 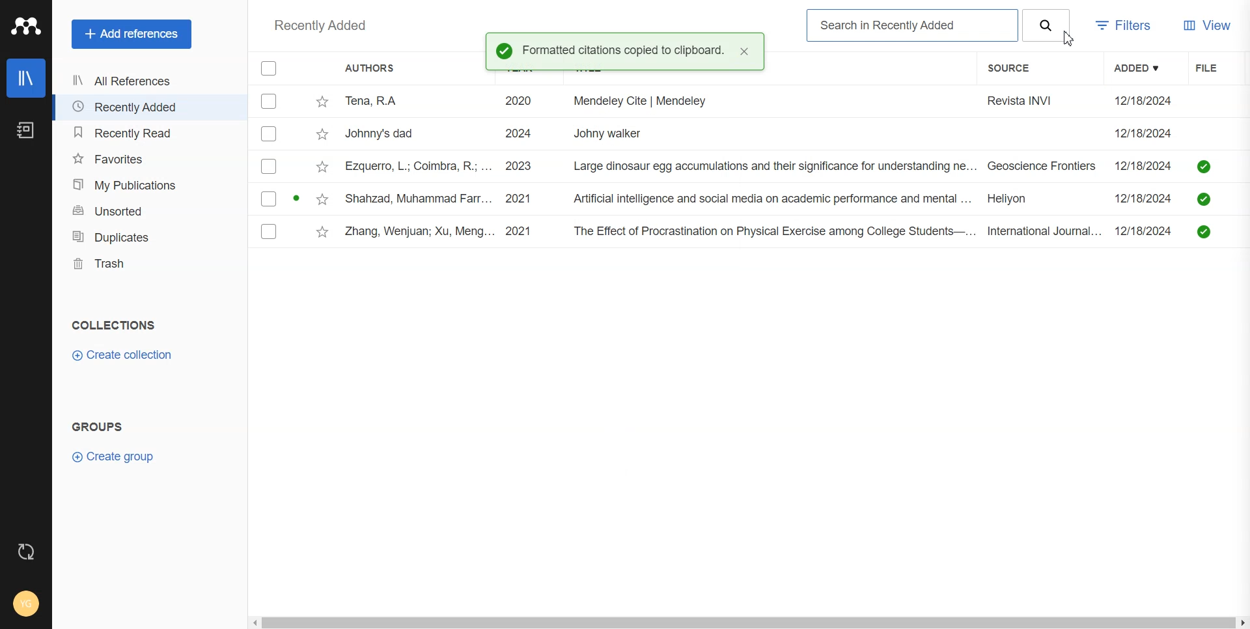 What do you see at coordinates (269, 232) in the screenshot?
I see `Checkbox` at bounding box center [269, 232].